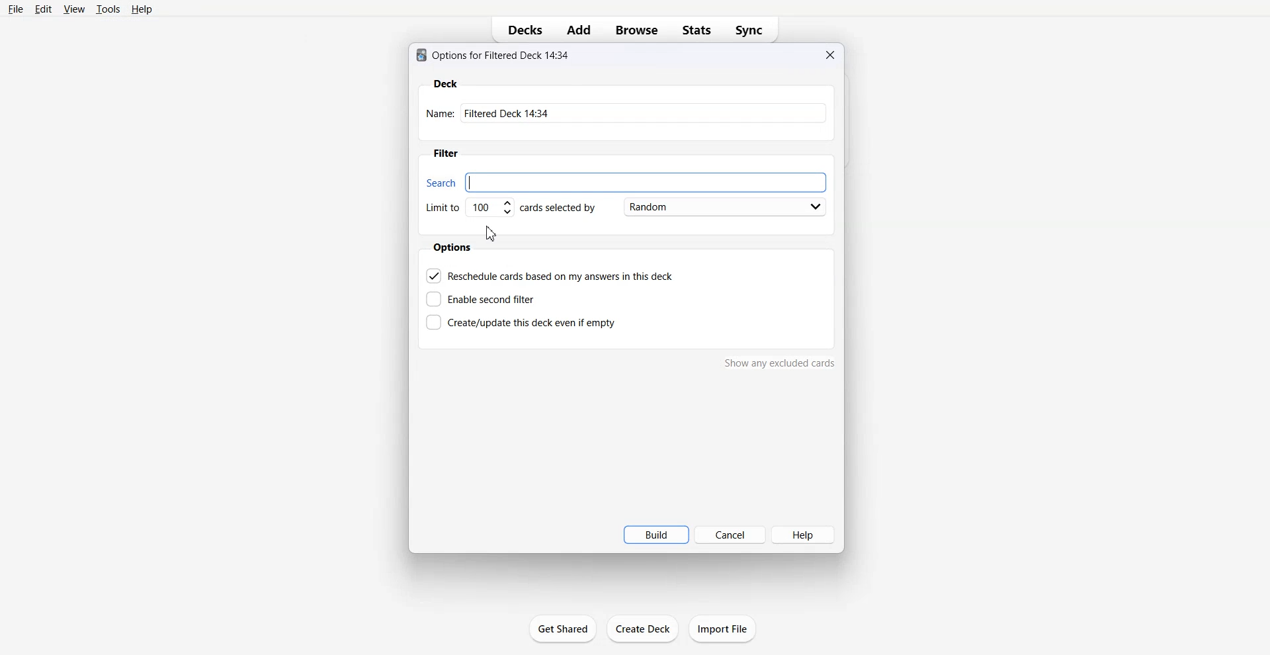  I want to click on Import File, so click(722, 629).